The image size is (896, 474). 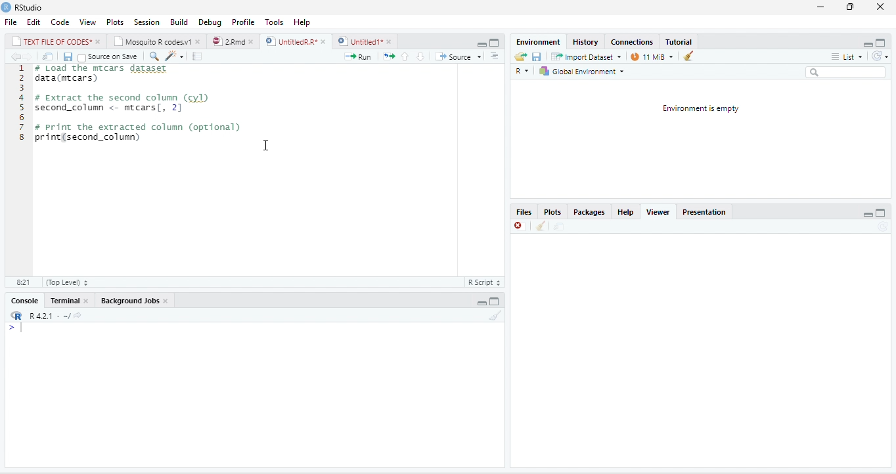 I want to click on compile report, so click(x=196, y=56).